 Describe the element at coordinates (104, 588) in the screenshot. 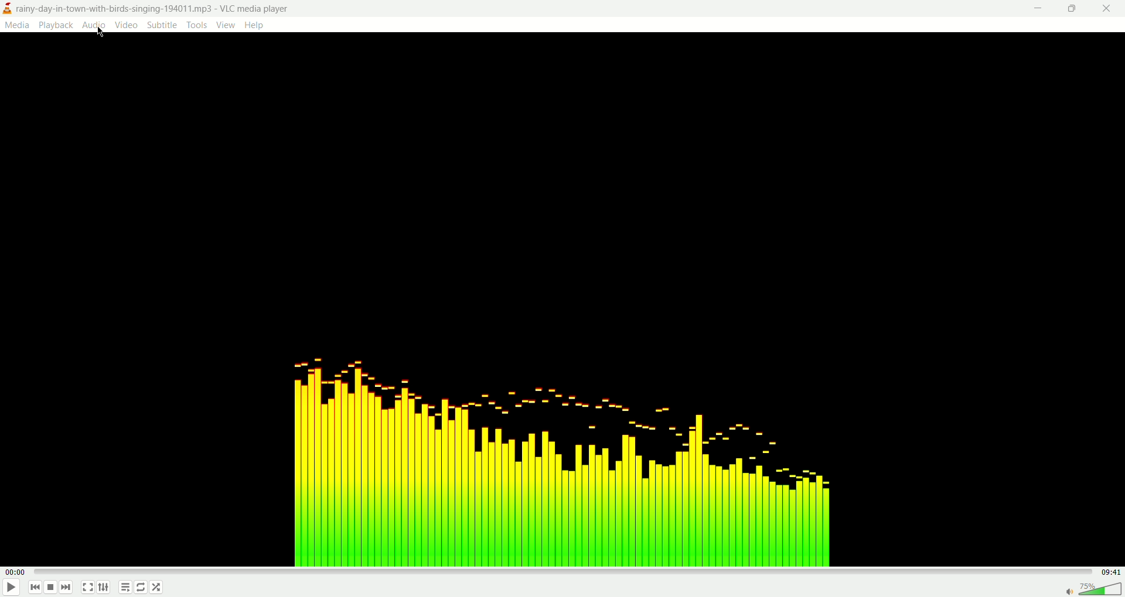

I see `extended settings` at that location.